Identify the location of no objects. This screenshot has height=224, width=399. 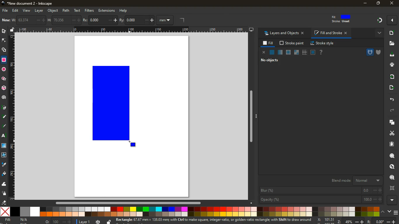
(272, 61).